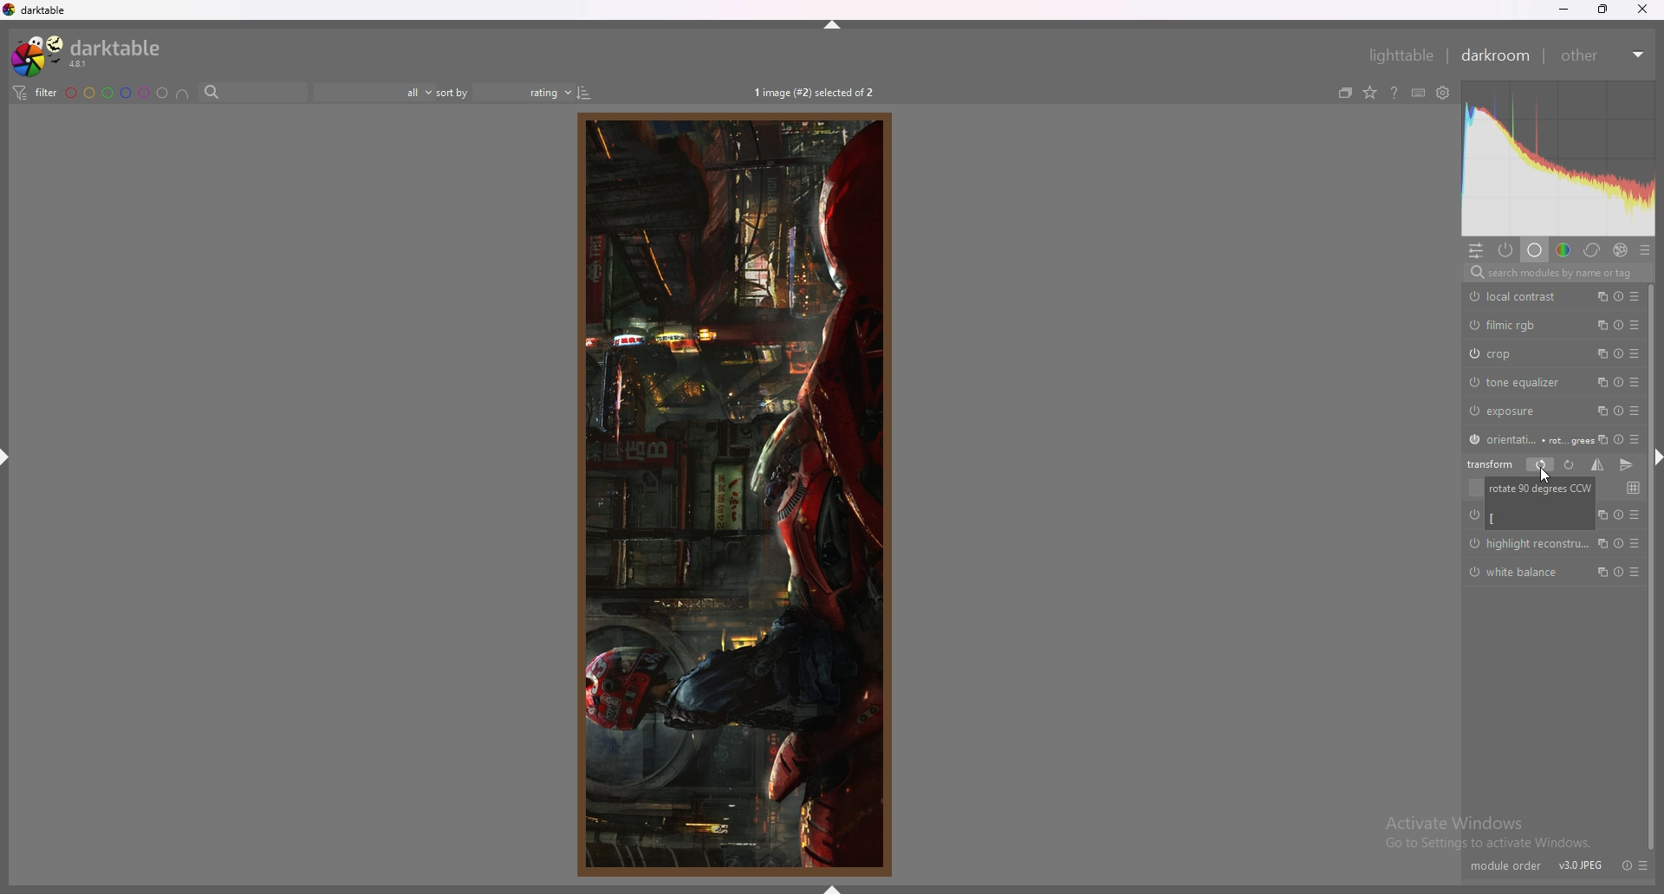 The height and width of the screenshot is (894, 1664). I want to click on flip vertically, so click(1628, 464).